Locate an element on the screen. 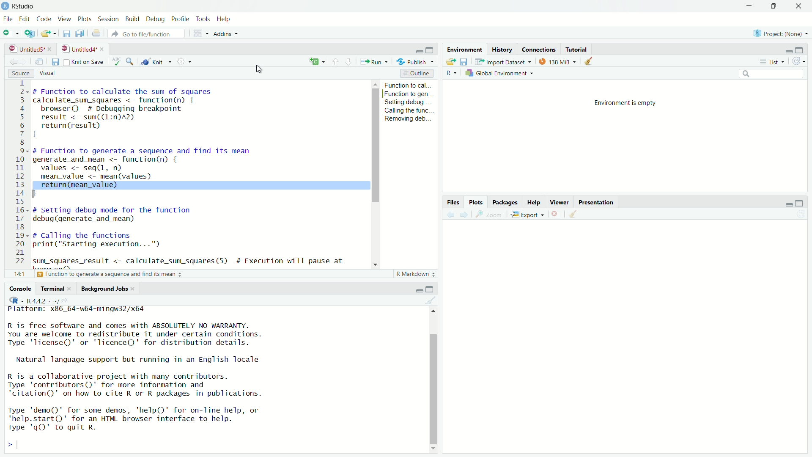 This screenshot has height=457, width=812. code of function to generate a sequence and find its mean is located at coordinates (159, 172).